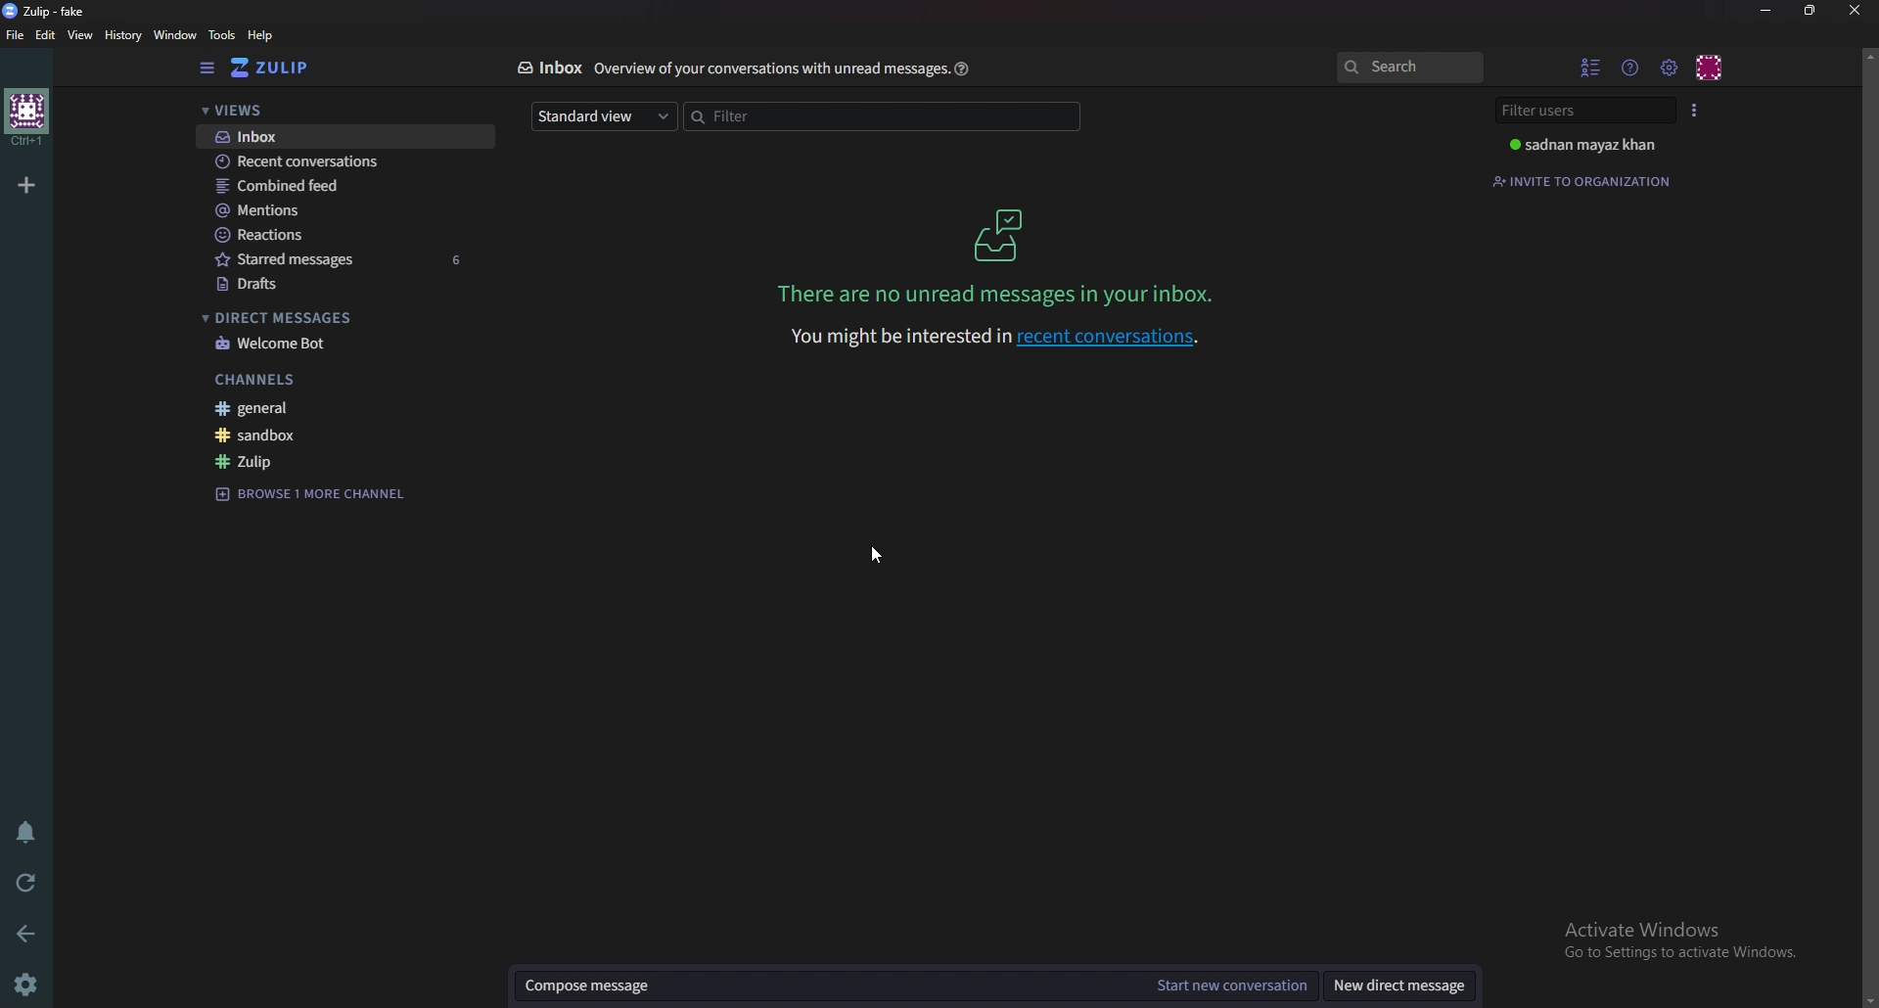  What do you see at coordinates (552, 69) in the screenshot?
I see `Inbox` at bounding box center [552, 69].